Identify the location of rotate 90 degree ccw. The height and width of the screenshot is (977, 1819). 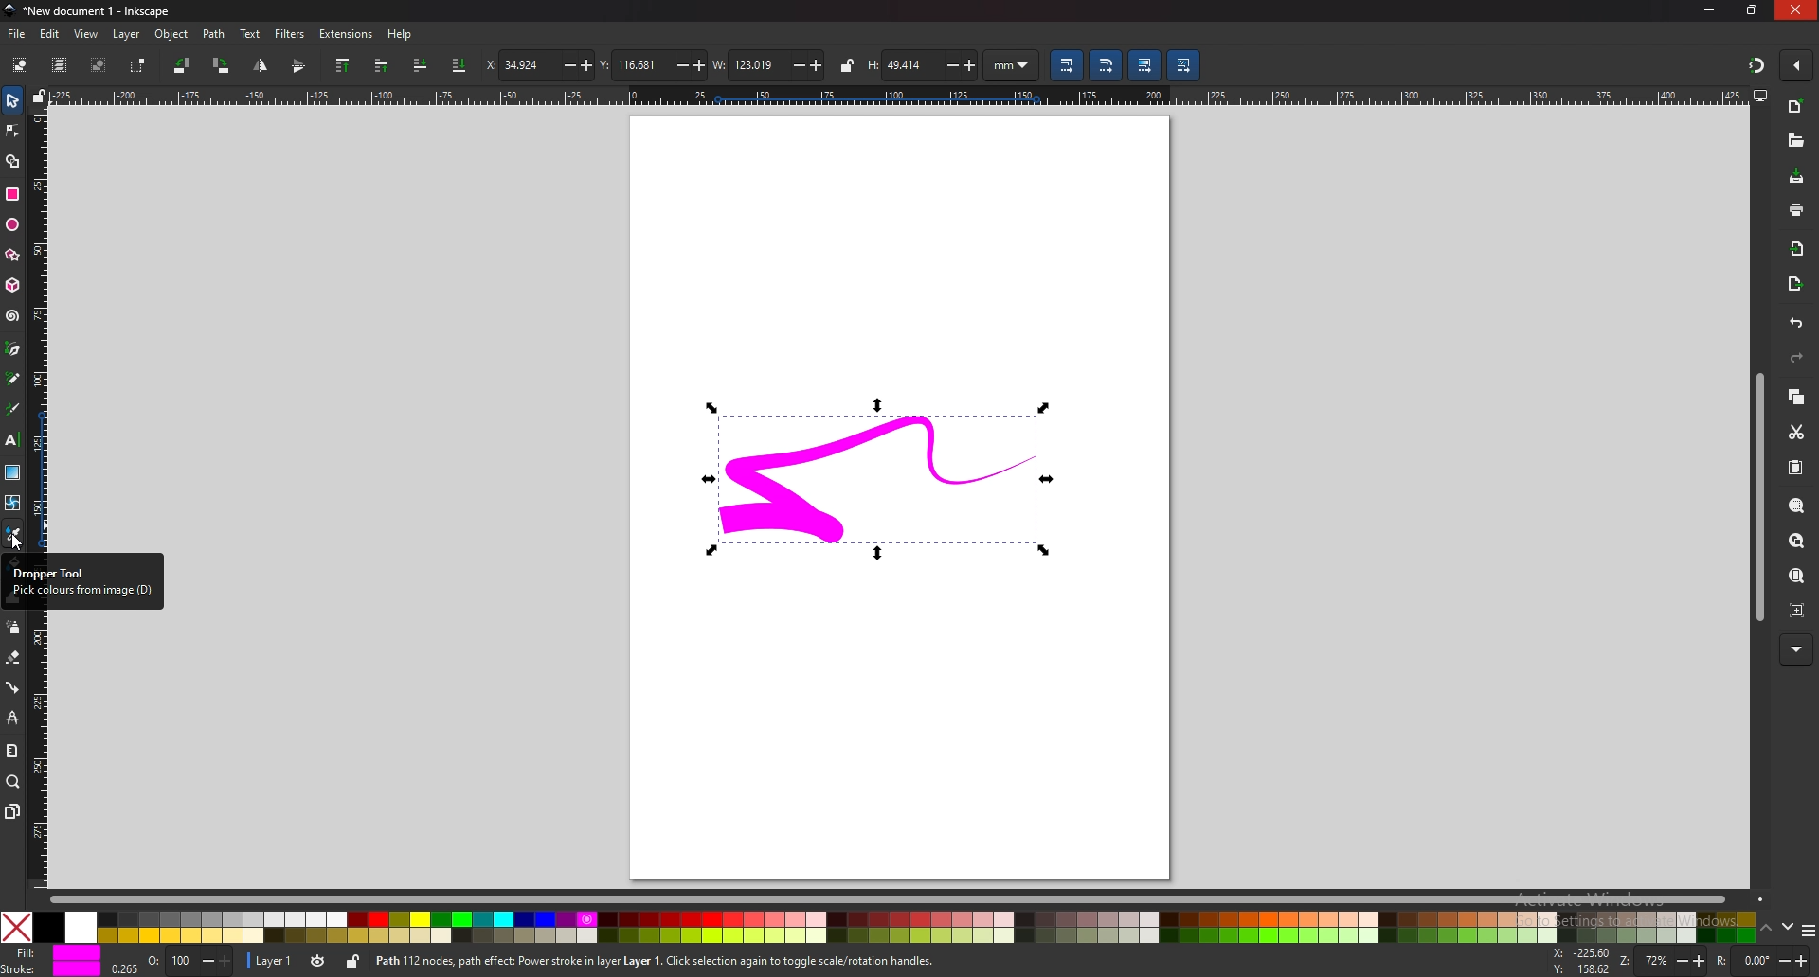
(183, 66).